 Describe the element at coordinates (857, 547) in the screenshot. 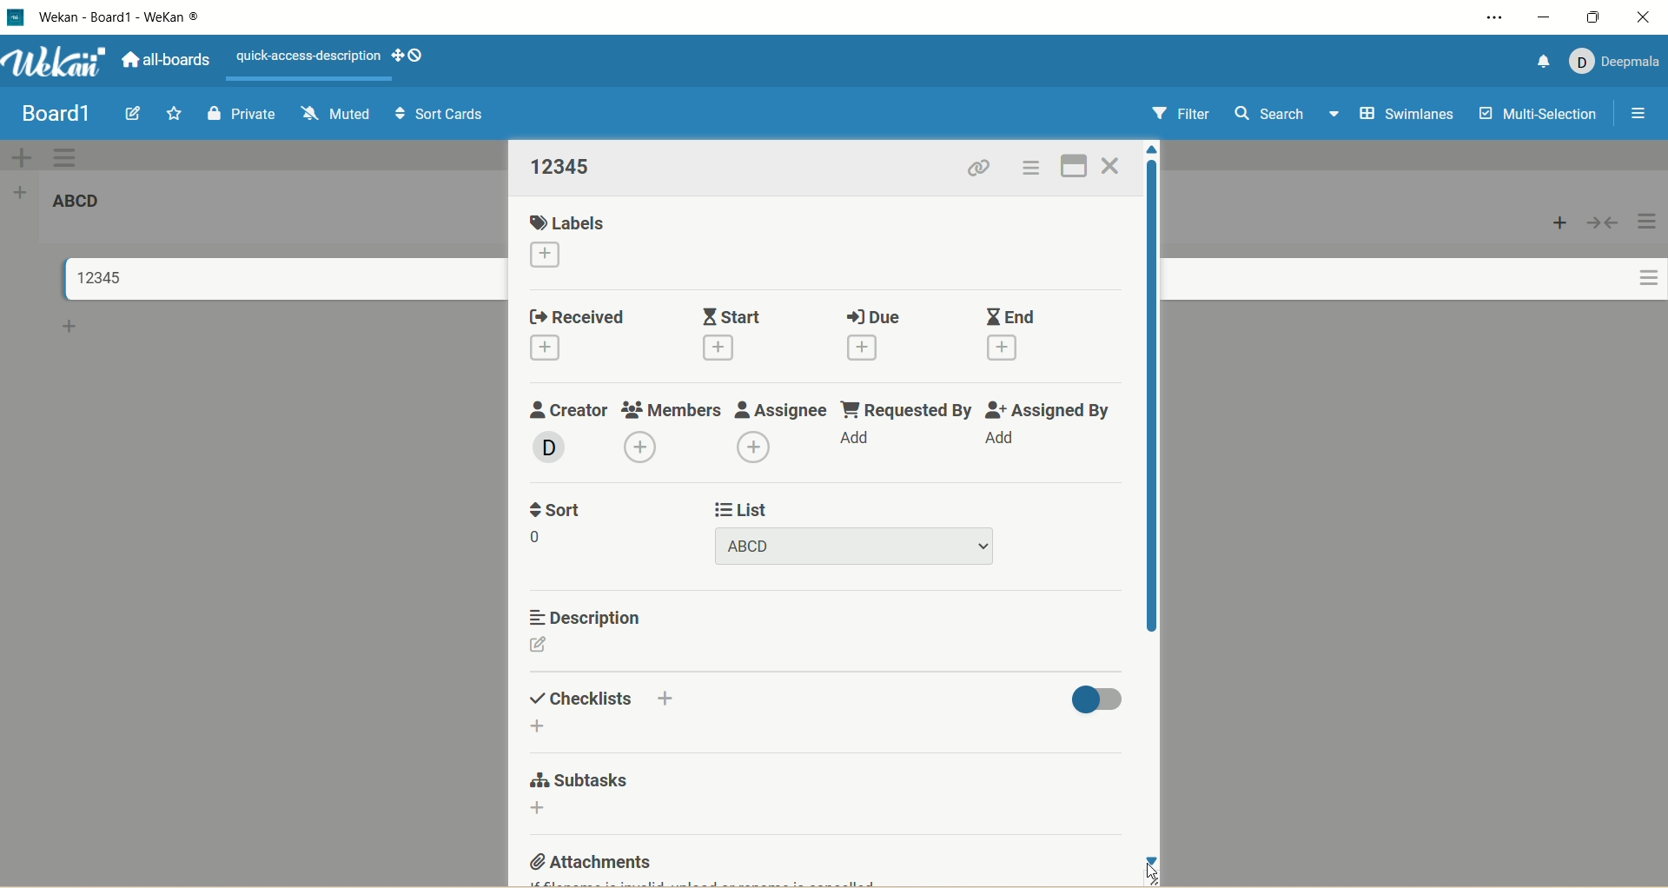

I see `title` at that location.